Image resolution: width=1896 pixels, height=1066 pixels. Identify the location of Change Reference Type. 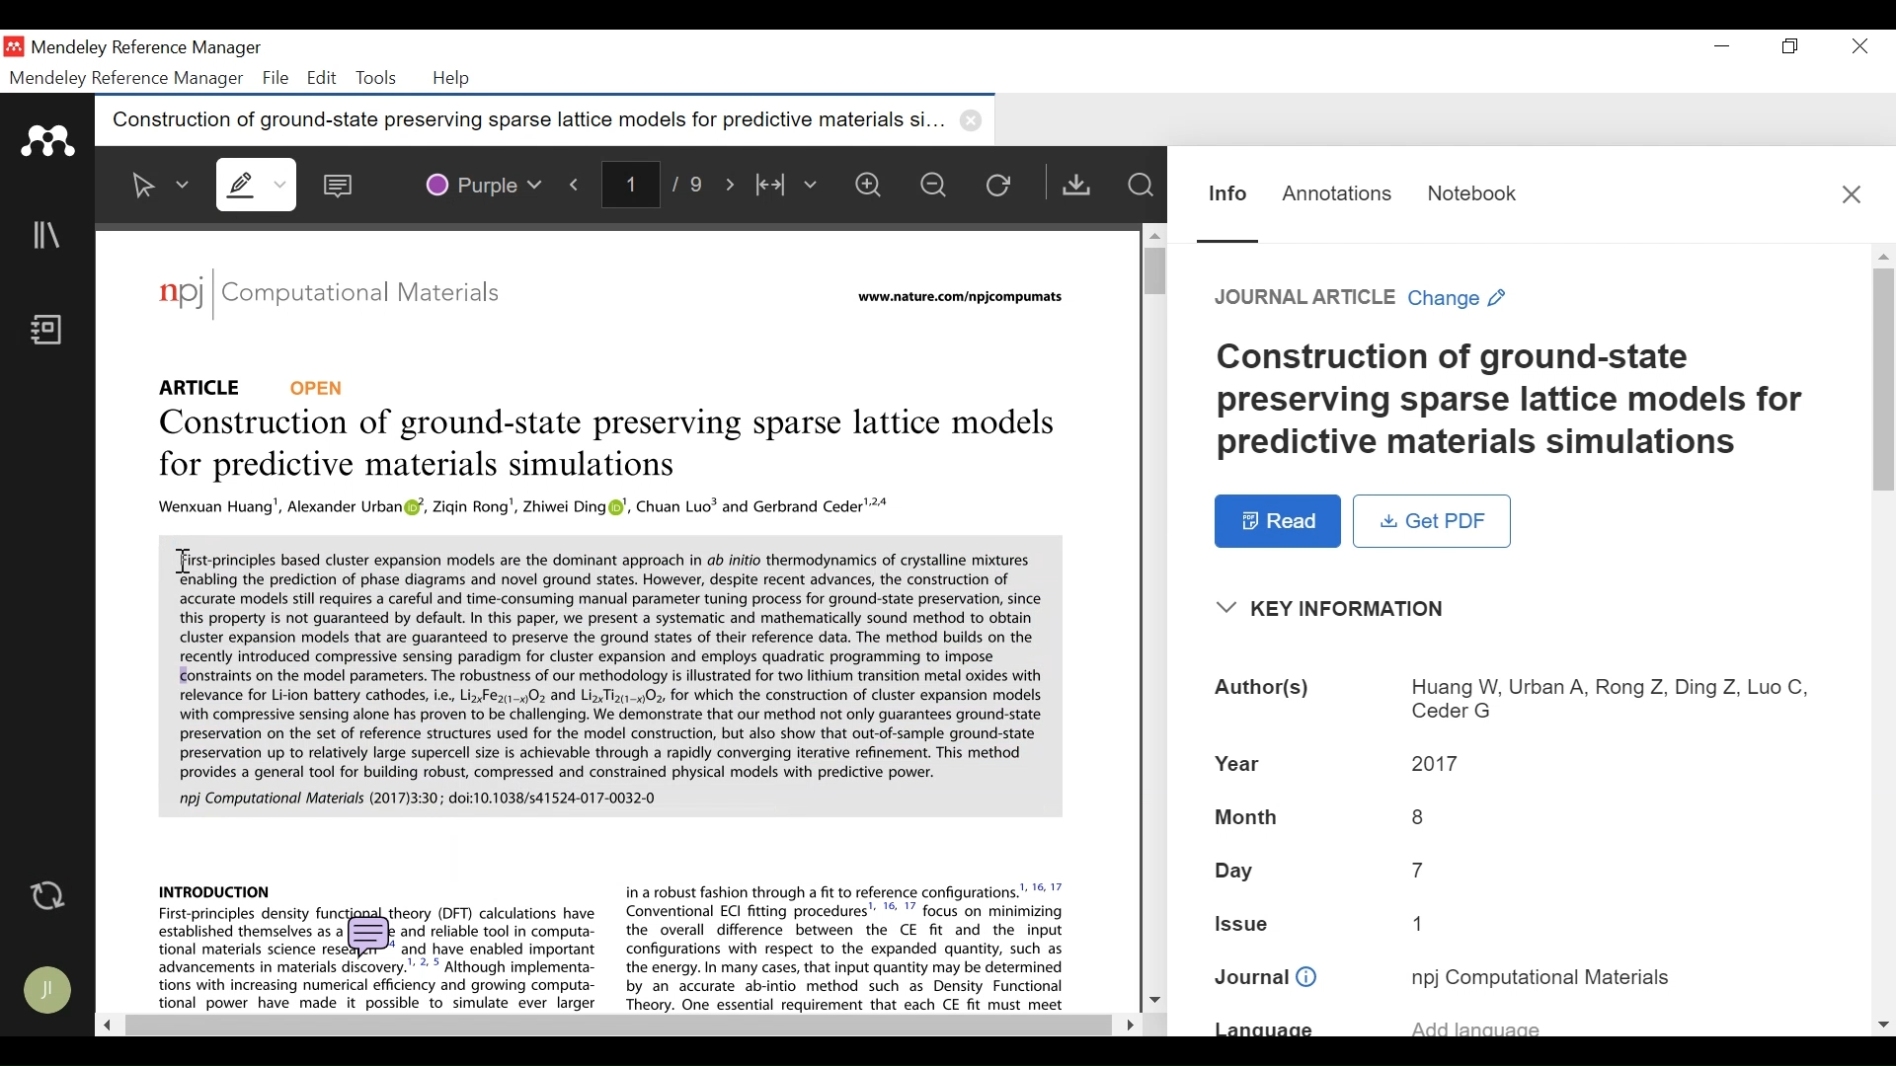
(1361, 297).